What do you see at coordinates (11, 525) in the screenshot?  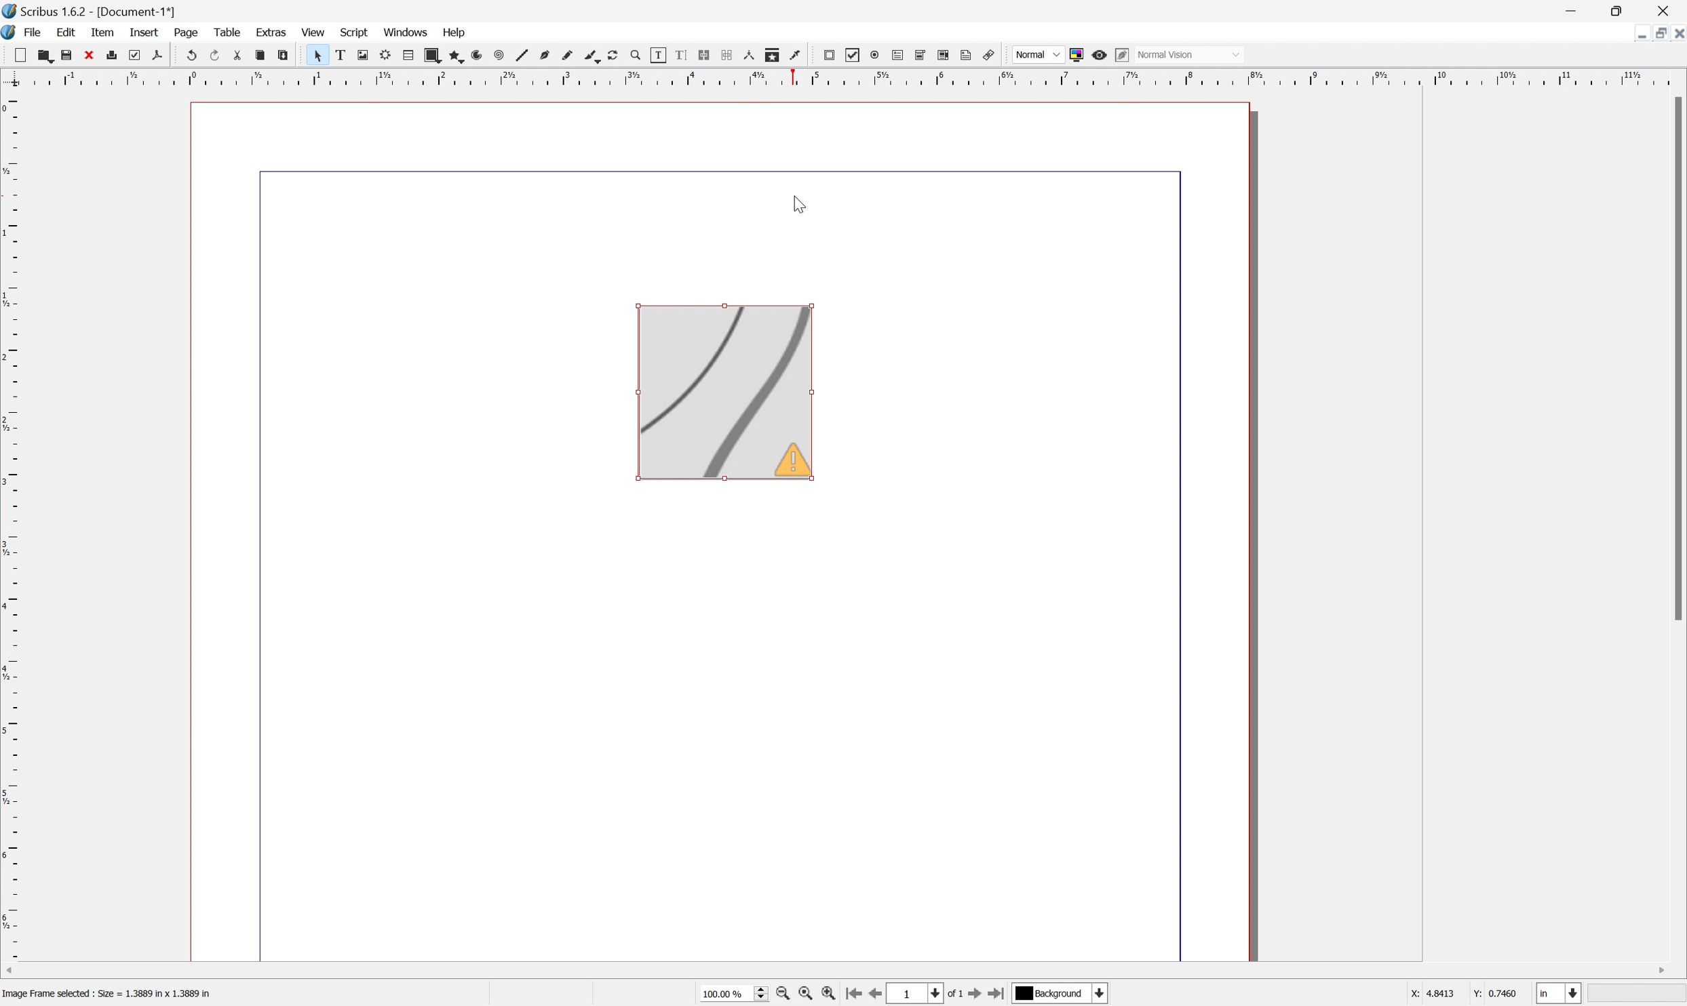 I see `Scale` at bounding box center [11, 525].